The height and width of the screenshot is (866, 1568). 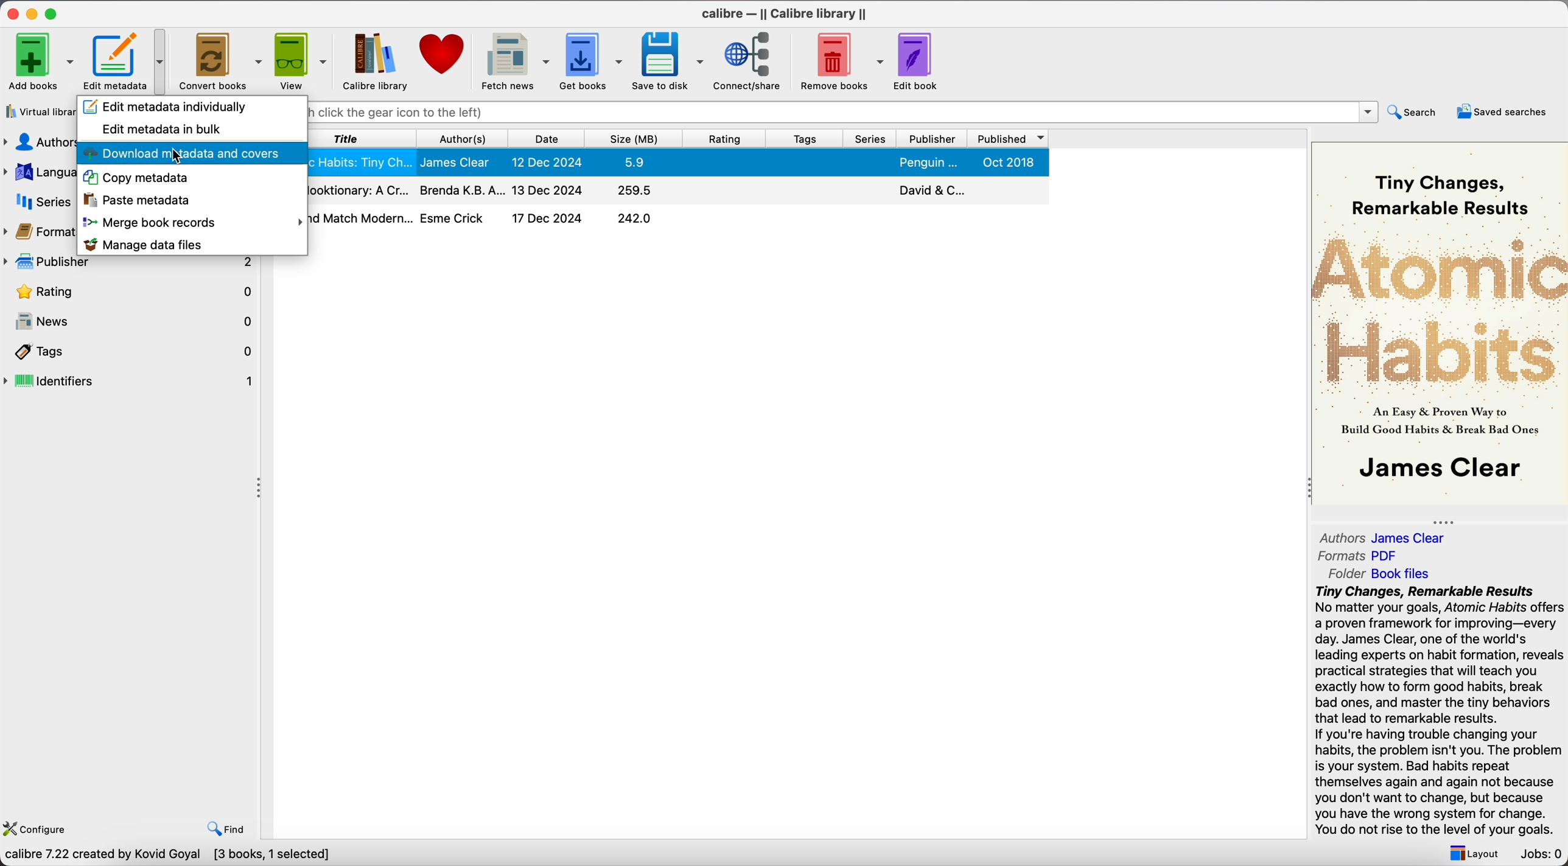 What do you see at coordinates (133, 292) in the screenshot?
I see `rating` at bounding box center [133, 292].